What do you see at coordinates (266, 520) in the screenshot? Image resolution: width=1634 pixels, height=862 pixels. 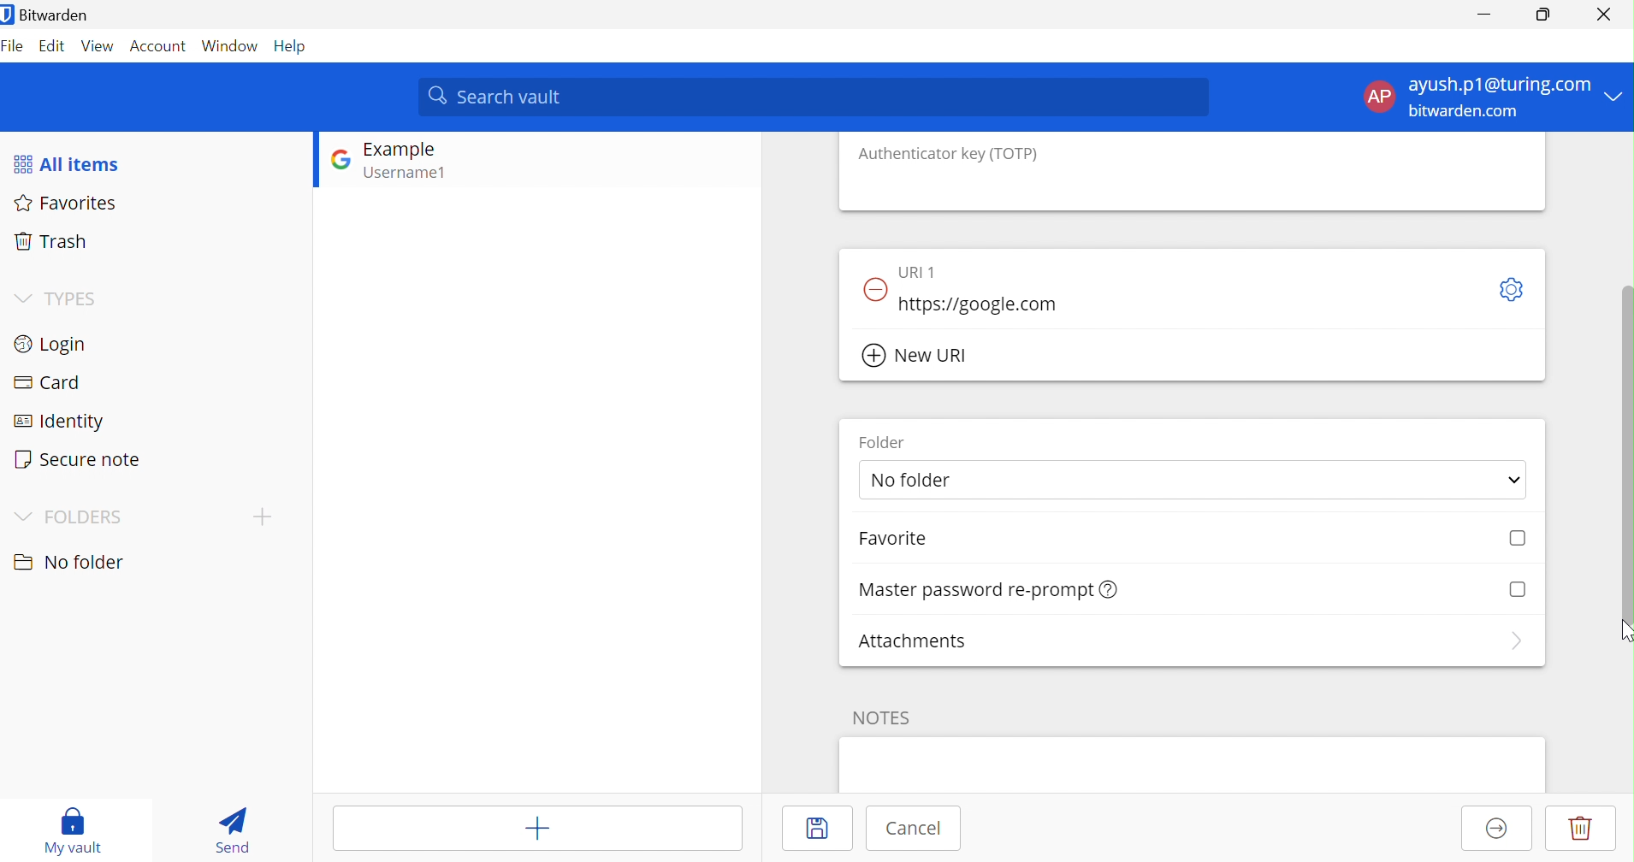 I see `CREATE FOLDER` at bounding box center [266, 520].